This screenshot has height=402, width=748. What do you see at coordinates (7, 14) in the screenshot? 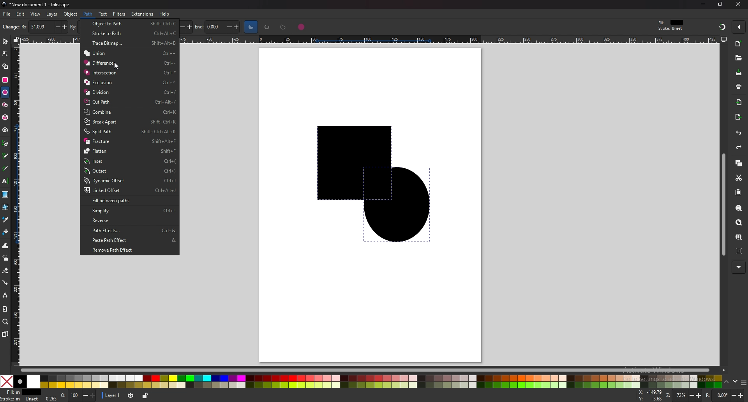
I see `file` at bounding box center [7, 14].